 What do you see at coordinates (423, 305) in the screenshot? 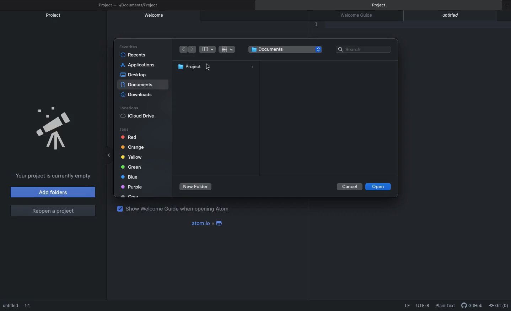
I see `UTF-8` at bounding box center [423, 305].